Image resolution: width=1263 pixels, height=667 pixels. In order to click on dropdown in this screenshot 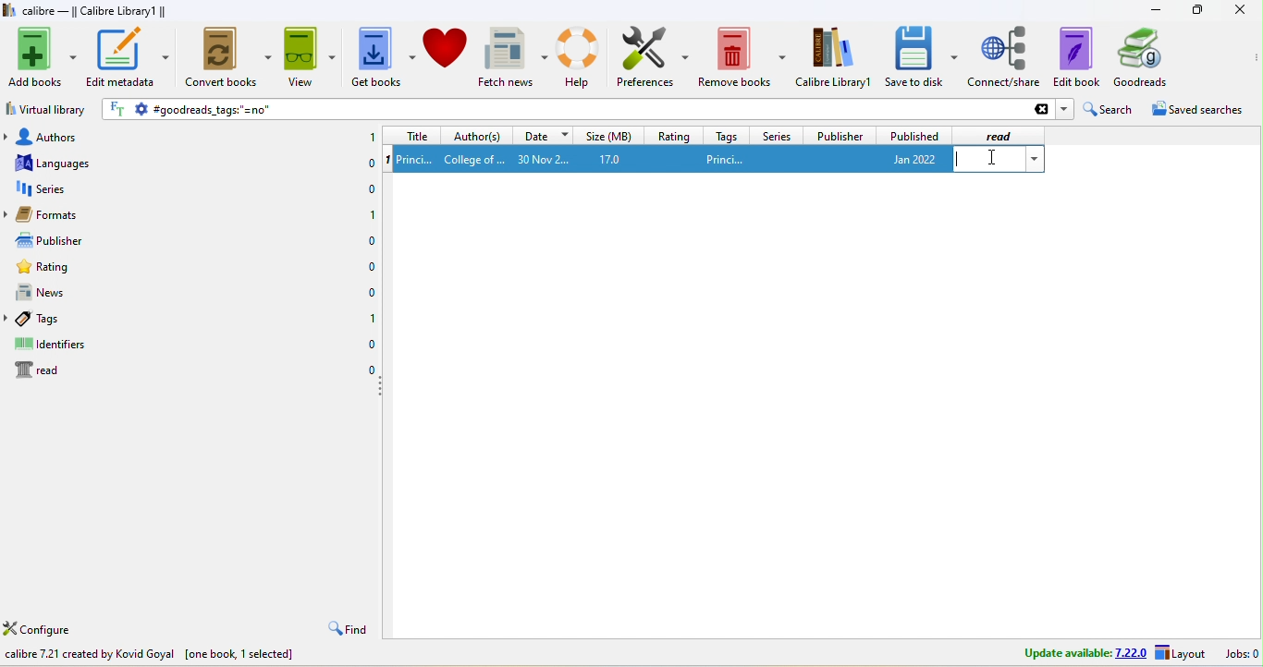, I will do `click(1064, 109)`.